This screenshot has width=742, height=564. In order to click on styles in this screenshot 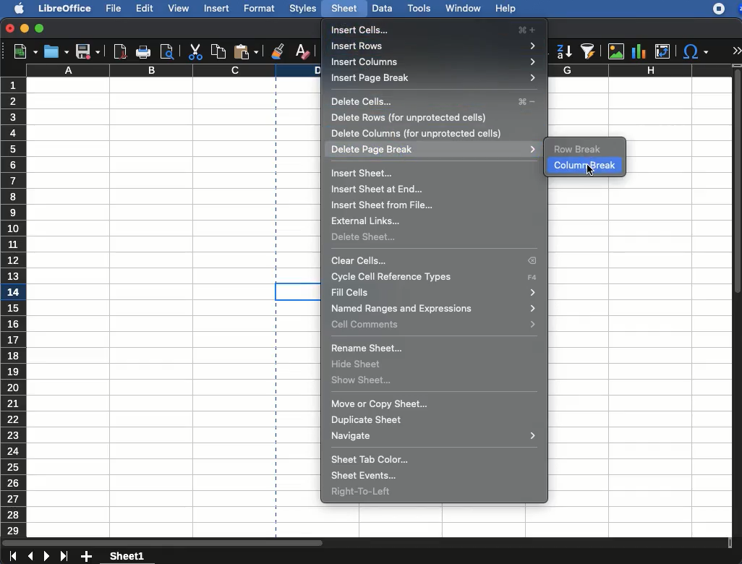, I will do `click(304, 8)`.